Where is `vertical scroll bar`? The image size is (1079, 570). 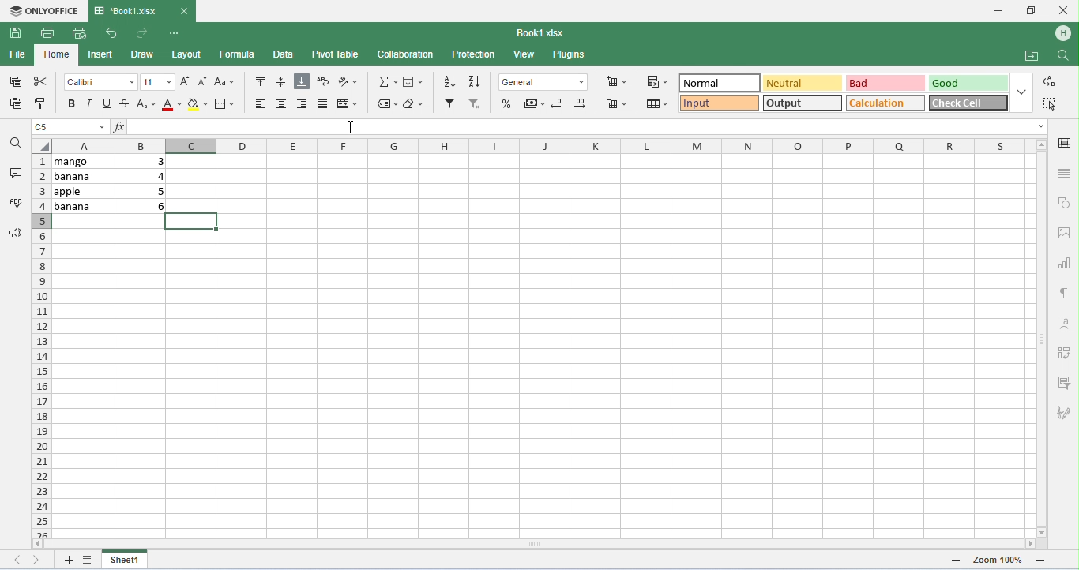
vertical scroll bar is located at coordinates (1041, 337).